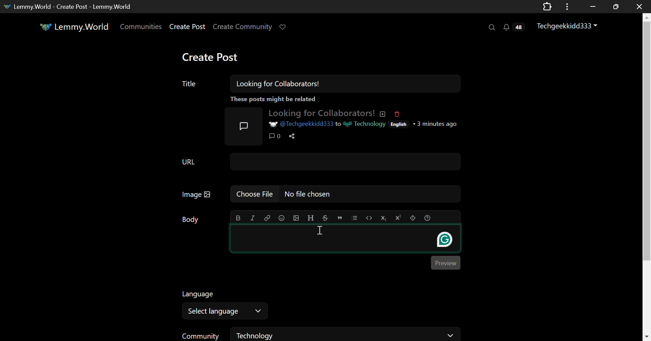 This screenshot has width=651, height=341. What do you see at coordinates (291, 136) in the screenshot?
I see `Share` at bounding box center [291, 136].